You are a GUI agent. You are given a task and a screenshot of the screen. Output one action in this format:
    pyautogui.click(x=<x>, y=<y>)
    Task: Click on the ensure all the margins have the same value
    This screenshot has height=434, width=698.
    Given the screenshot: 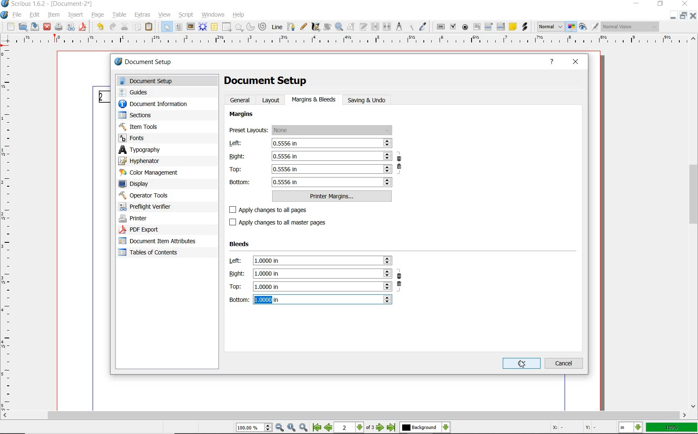 What is the action you would take?
    pyautogui.click(x=400, y=164)
    